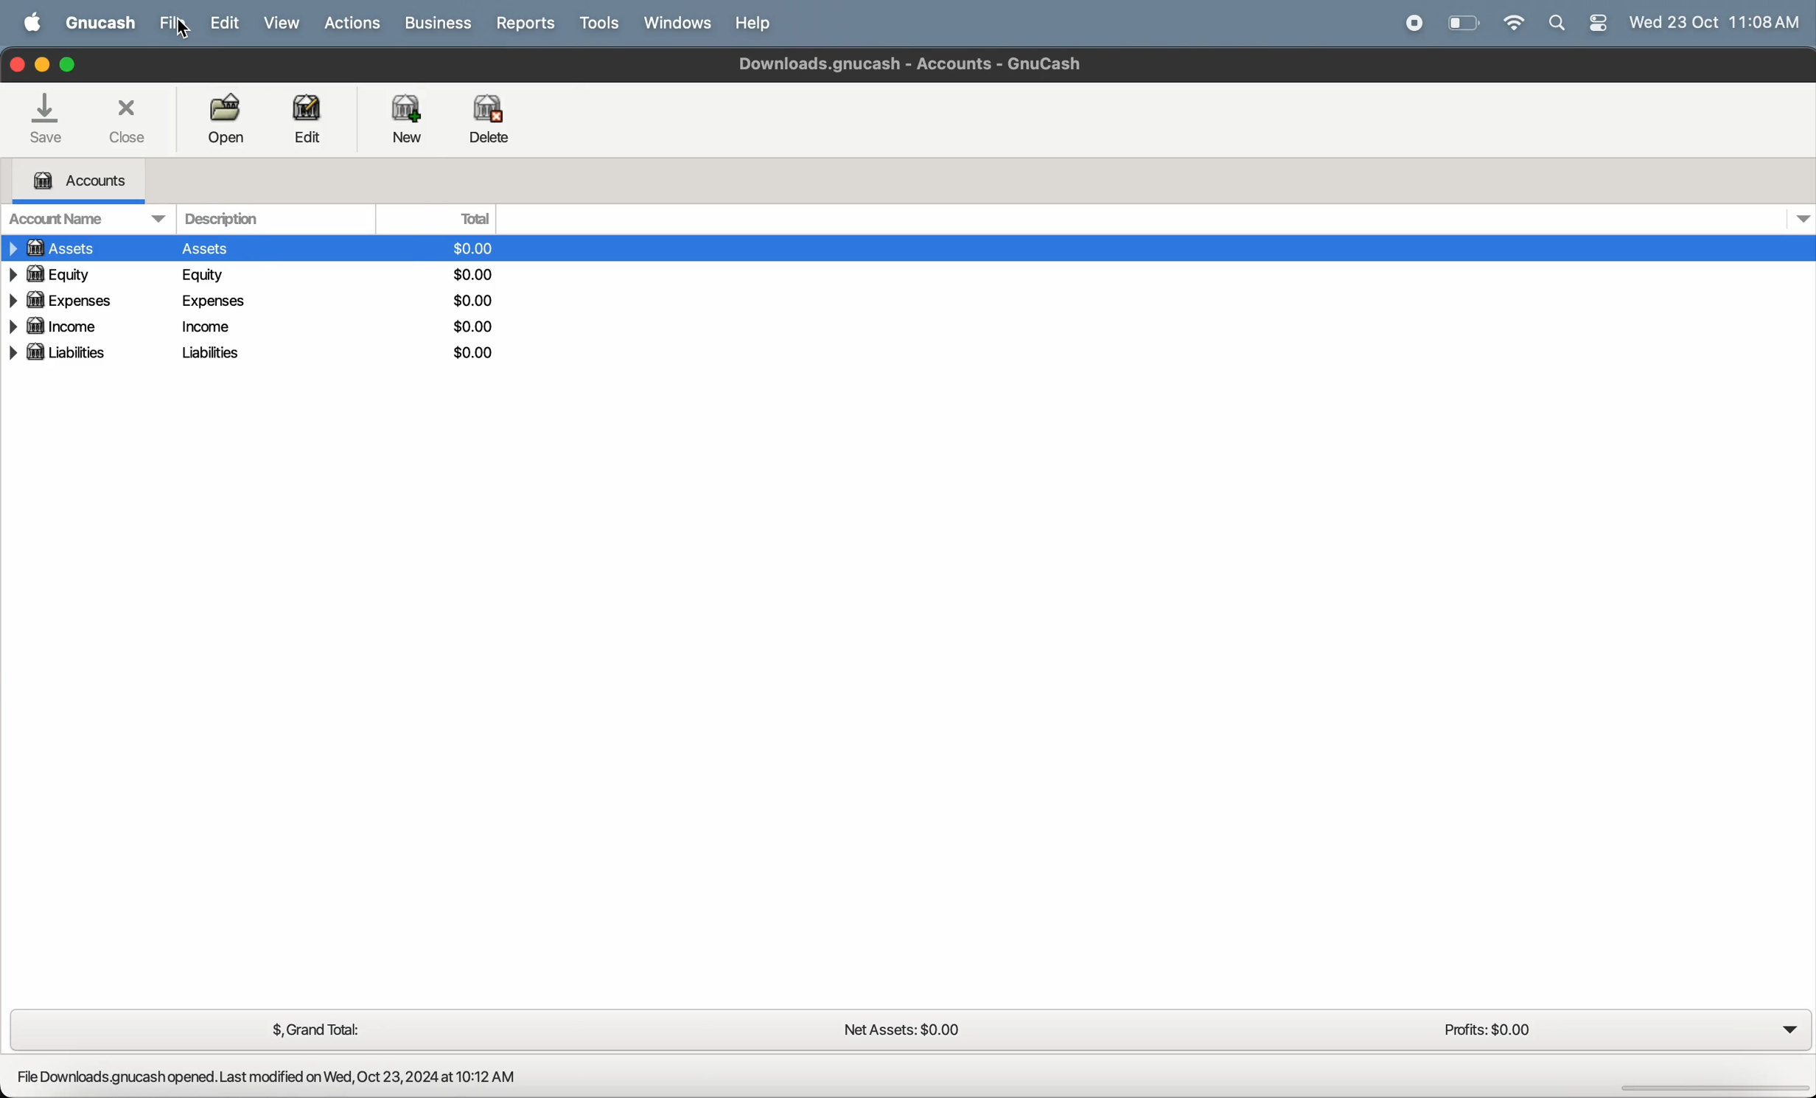  What do you see at coordinates (1512, 24) in the screenshot?
I see `wifi` at bounding box center [1512, 24].